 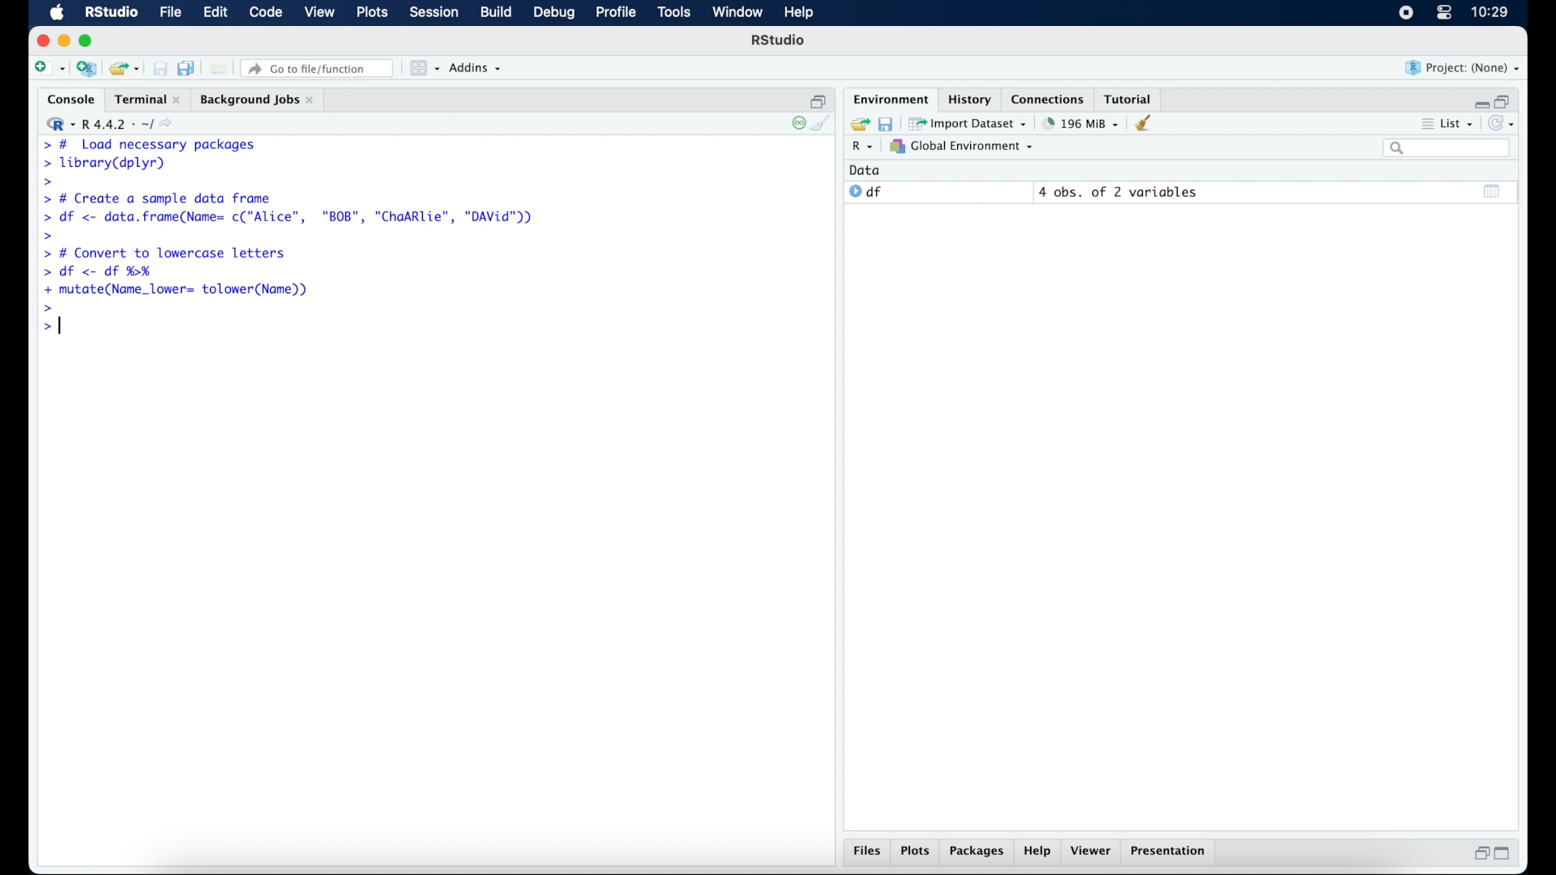 What do you see at coordinates (1037, 853) in the screenshot?
I see `help` at bounding box center [1037, 853].